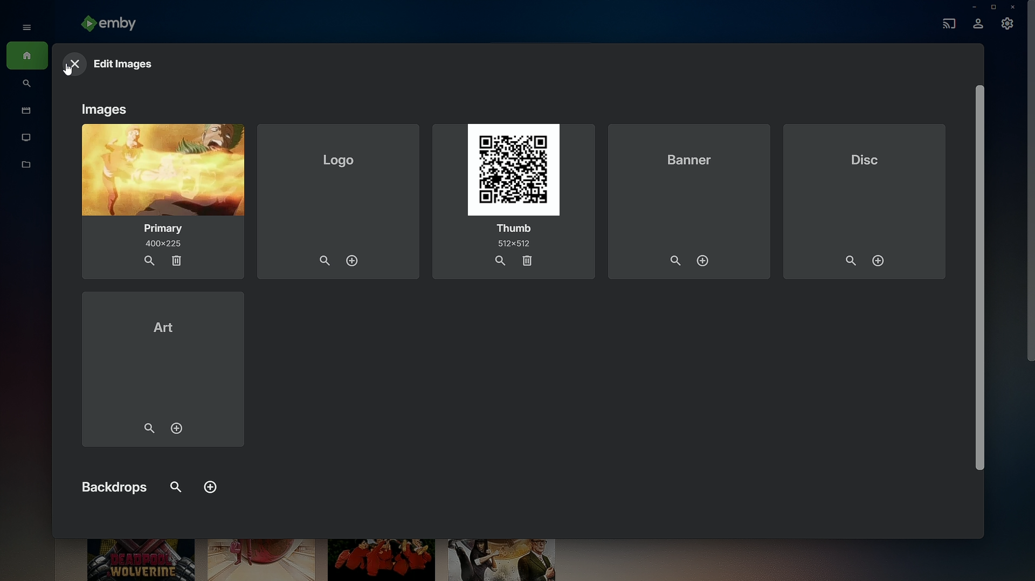 The height and width of the screenshot is (581, 1035). Describe the element at coordinates (27, 138) in the screenshot. I see `TV Shows` at that location.